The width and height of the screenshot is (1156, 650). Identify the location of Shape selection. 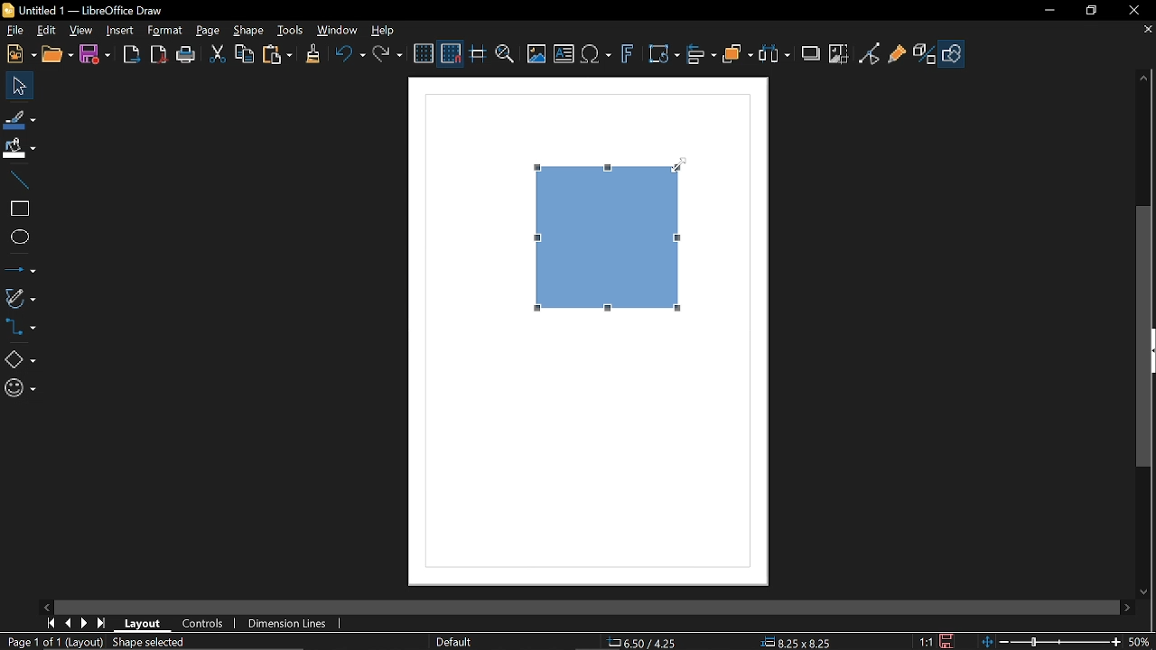
(157, 643).